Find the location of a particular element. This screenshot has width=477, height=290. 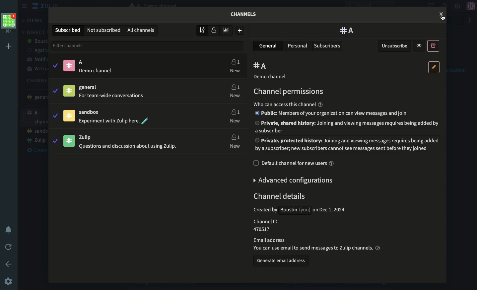

Views is located at coordinates (34, 21).